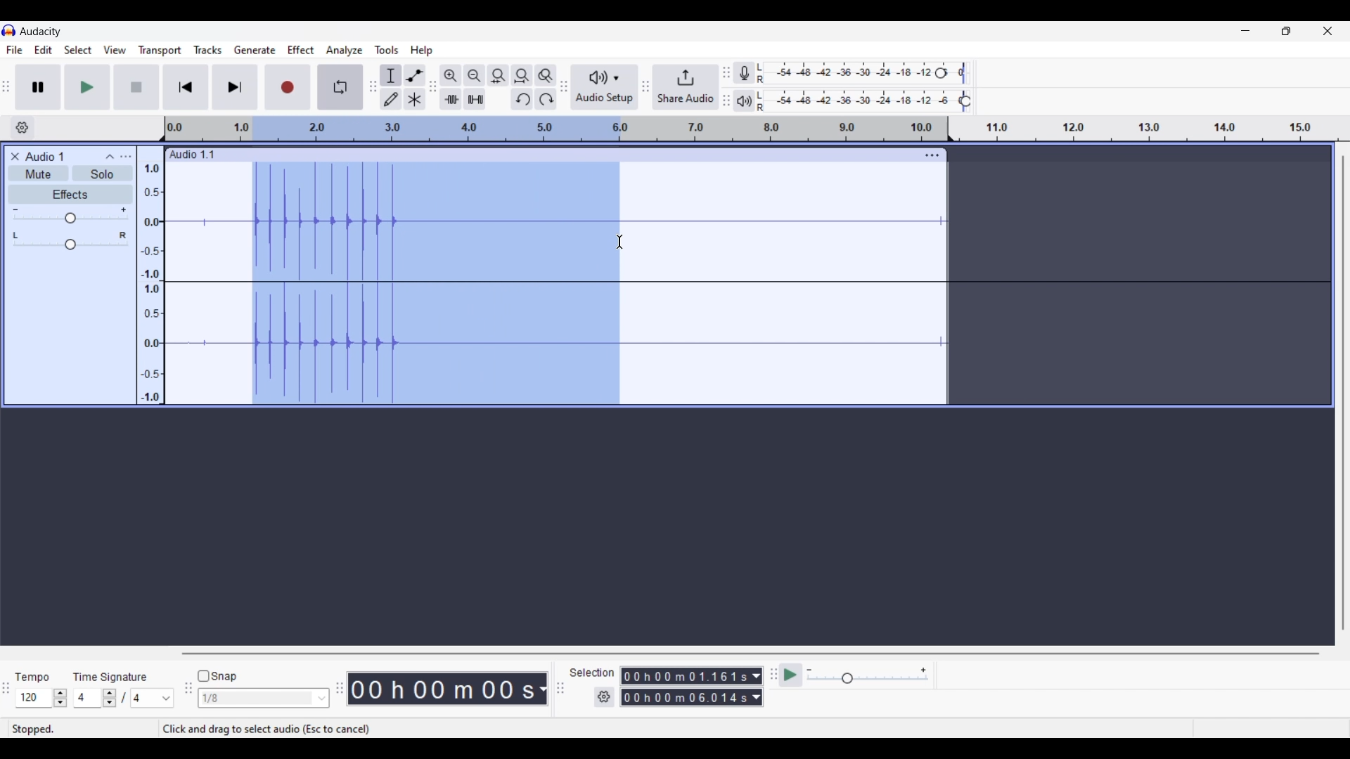 This screenshot has height=759, width=1350. I want to click on Edit menu, so click(44, 49).